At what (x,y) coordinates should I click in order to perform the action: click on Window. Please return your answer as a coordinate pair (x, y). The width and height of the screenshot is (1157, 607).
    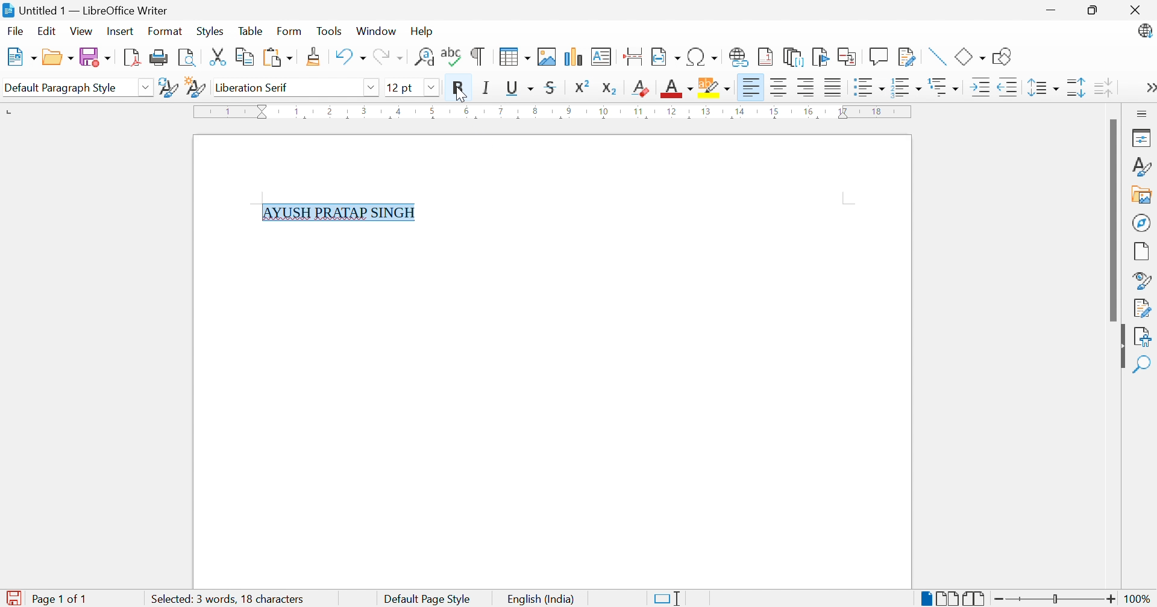
    Looking at the image, I should click on (375, 31).